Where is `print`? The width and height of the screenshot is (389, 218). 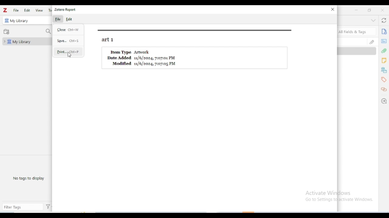
print is located at coordinates (61, 52).